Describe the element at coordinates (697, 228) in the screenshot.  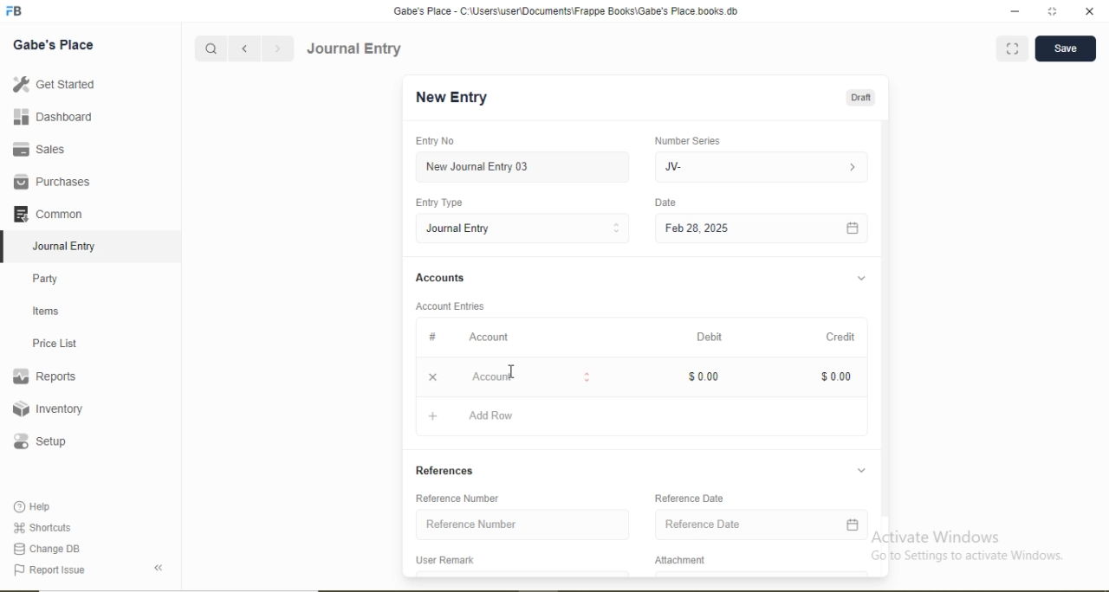
I see `Feb 28, 2025` at that location.